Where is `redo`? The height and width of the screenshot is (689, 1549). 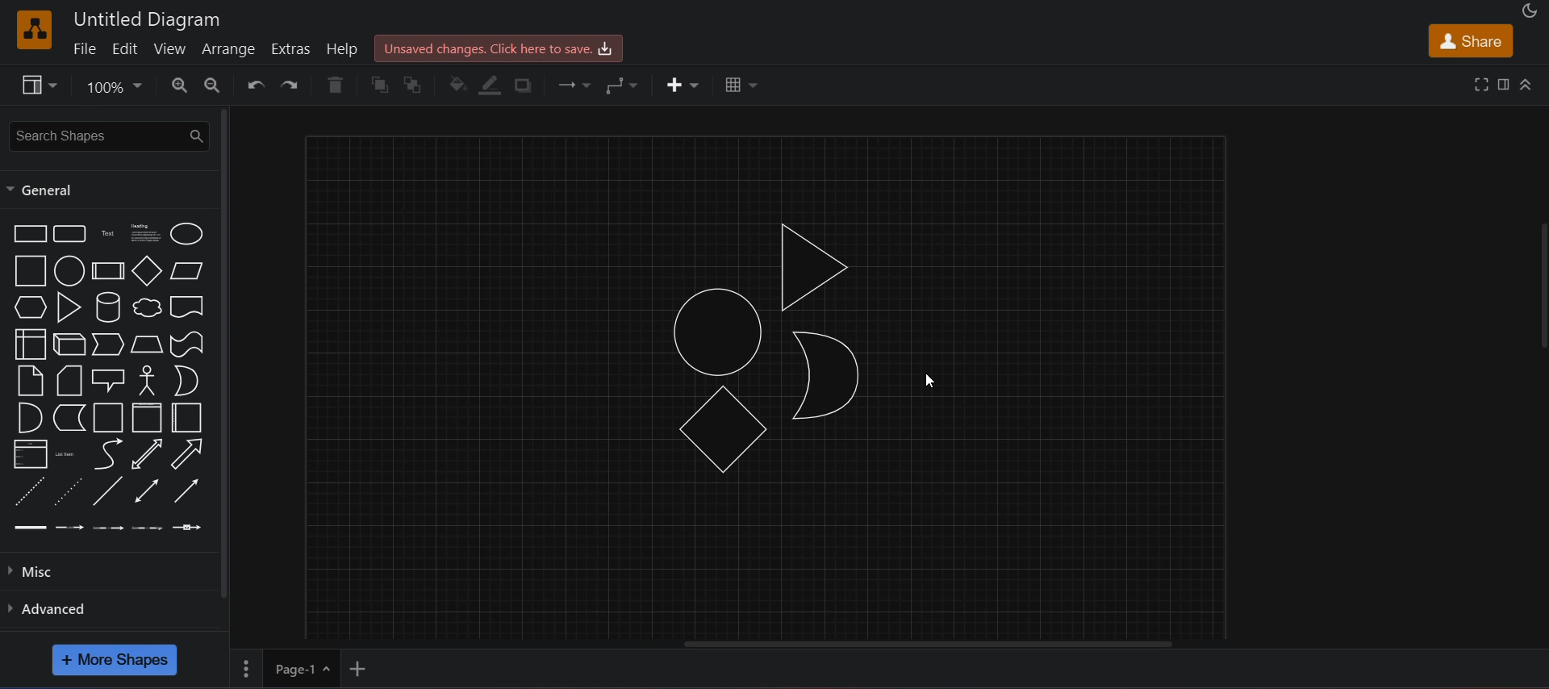
redo is located at coordinates (295, 85).